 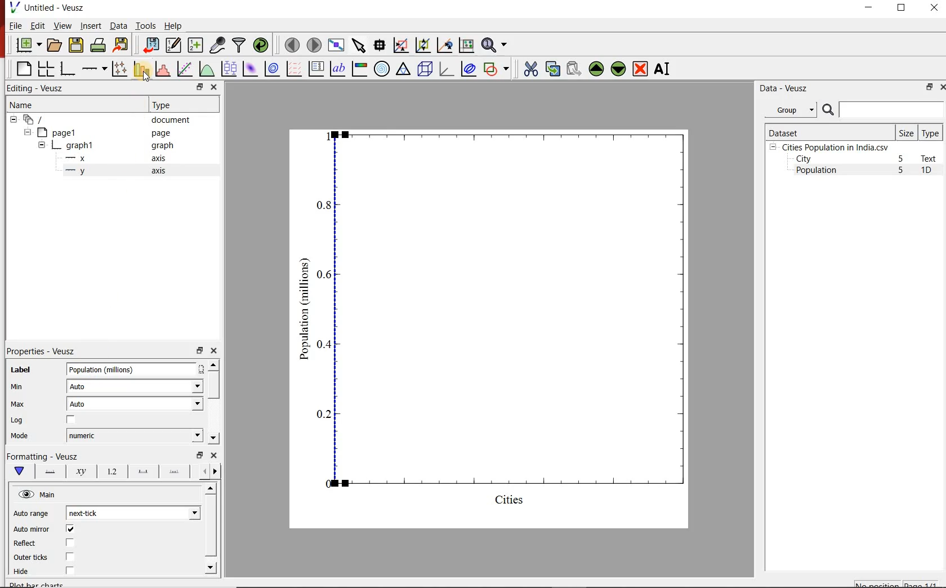 I want to click on Editing - Veusz, so click(x=41, y=88).